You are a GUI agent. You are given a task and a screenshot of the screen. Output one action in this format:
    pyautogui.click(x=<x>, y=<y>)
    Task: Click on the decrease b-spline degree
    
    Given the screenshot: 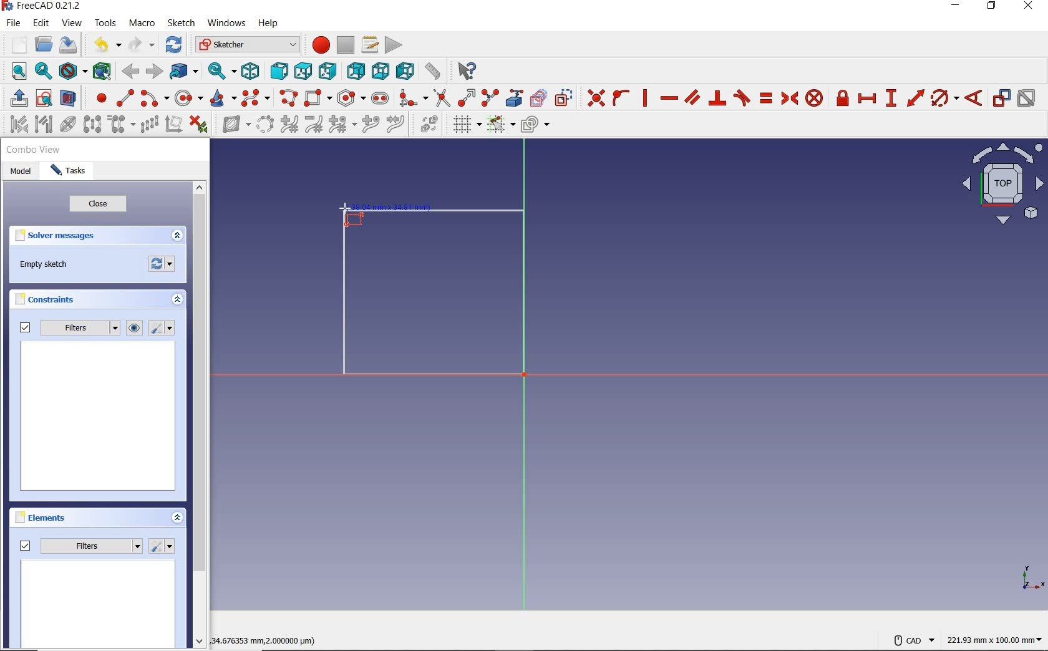 What is the action you would take?
    pyautogui.click(x=315, y=125)
    